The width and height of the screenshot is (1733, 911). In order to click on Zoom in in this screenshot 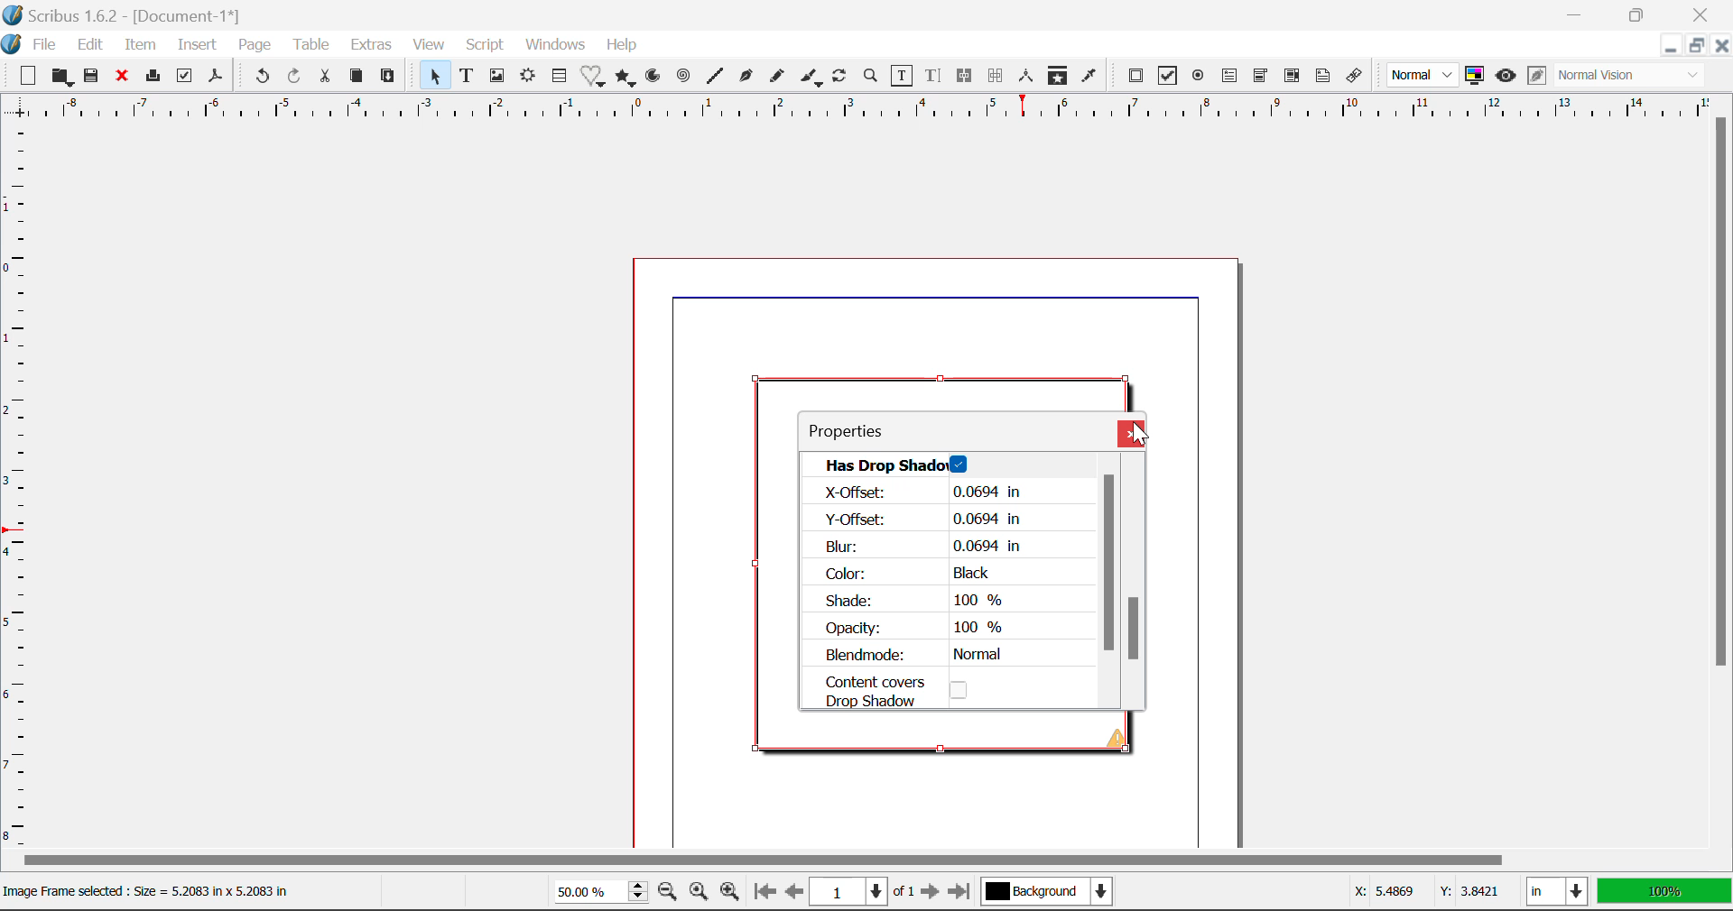, I will do `click(731, 893)`.